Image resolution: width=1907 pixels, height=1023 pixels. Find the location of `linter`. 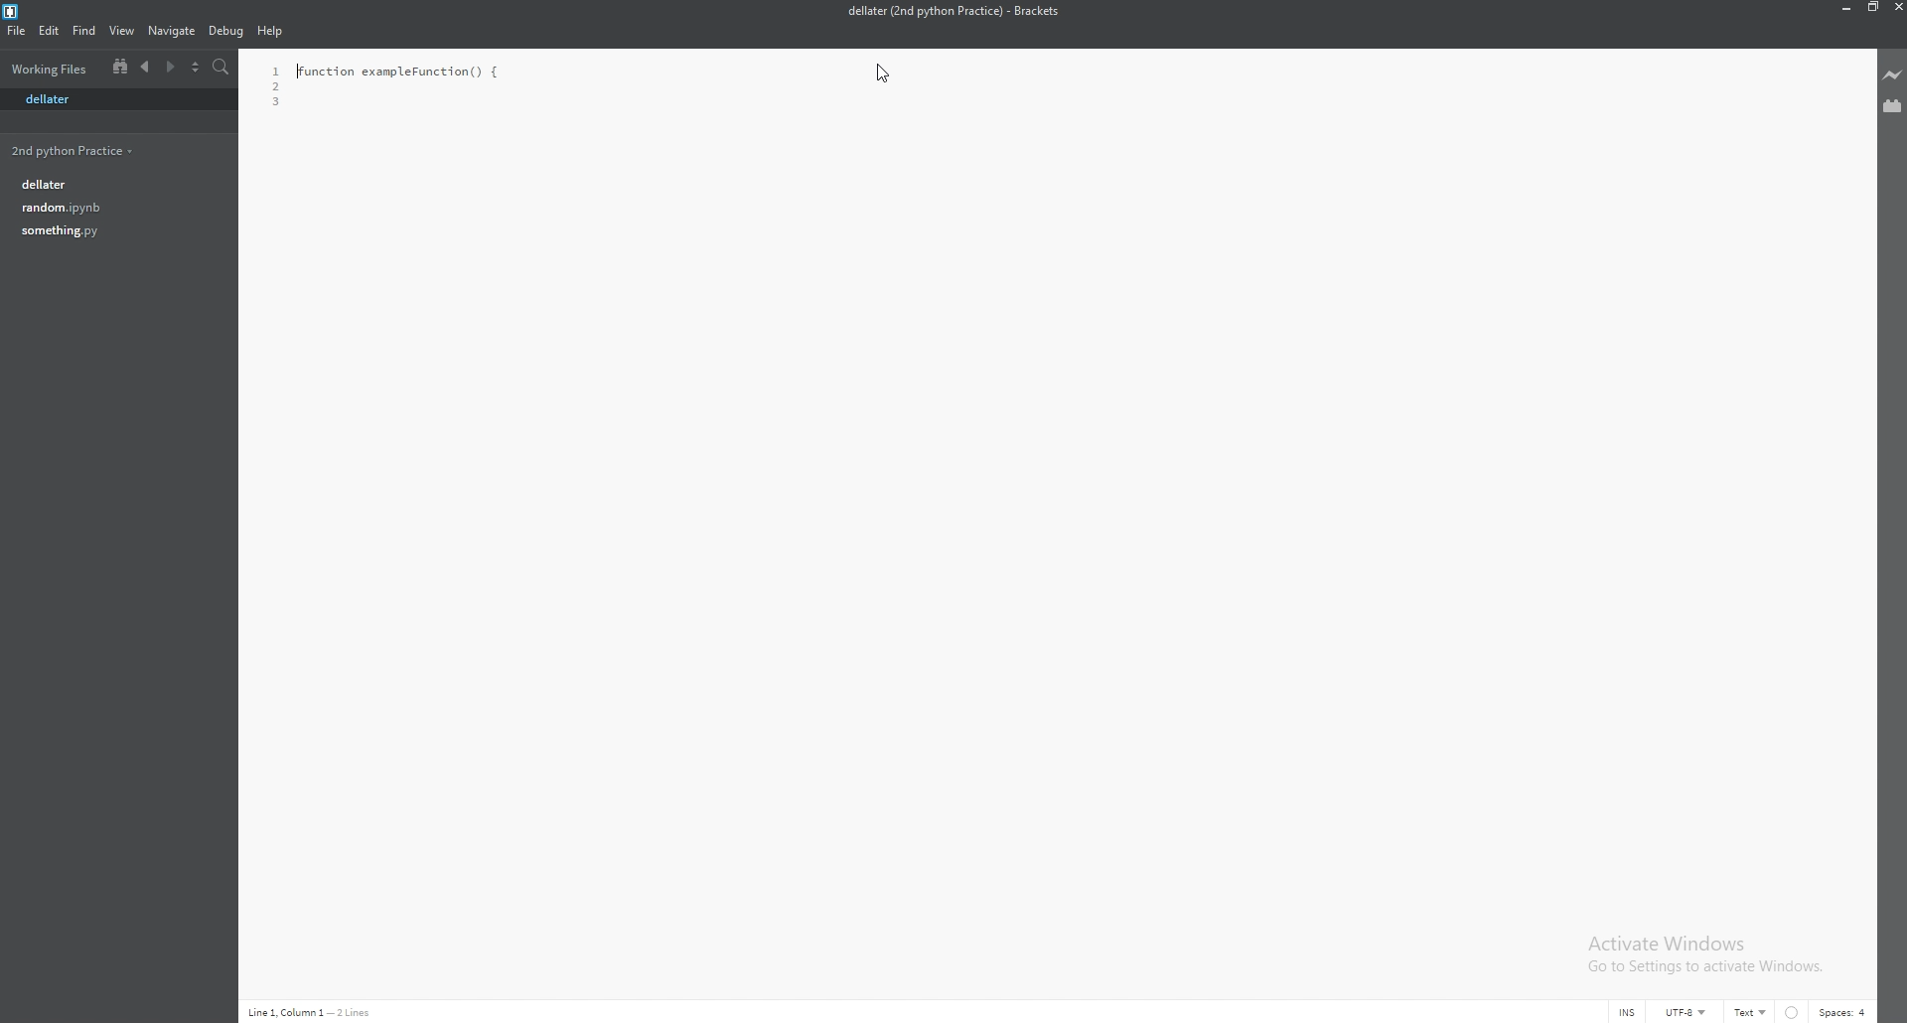

linter is located at coordinates (1792, 1012).